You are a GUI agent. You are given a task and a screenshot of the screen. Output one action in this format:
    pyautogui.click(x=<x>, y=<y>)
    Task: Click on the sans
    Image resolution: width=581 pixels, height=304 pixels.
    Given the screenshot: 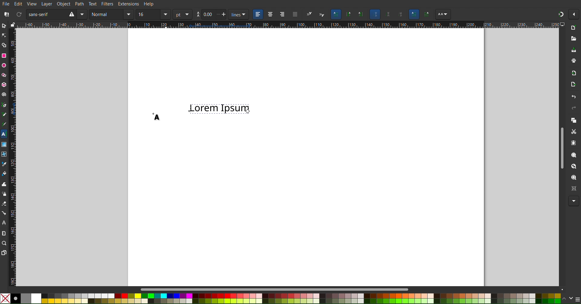 What is the action you would take?
    pyautogui.click(x=45, y=14)
    